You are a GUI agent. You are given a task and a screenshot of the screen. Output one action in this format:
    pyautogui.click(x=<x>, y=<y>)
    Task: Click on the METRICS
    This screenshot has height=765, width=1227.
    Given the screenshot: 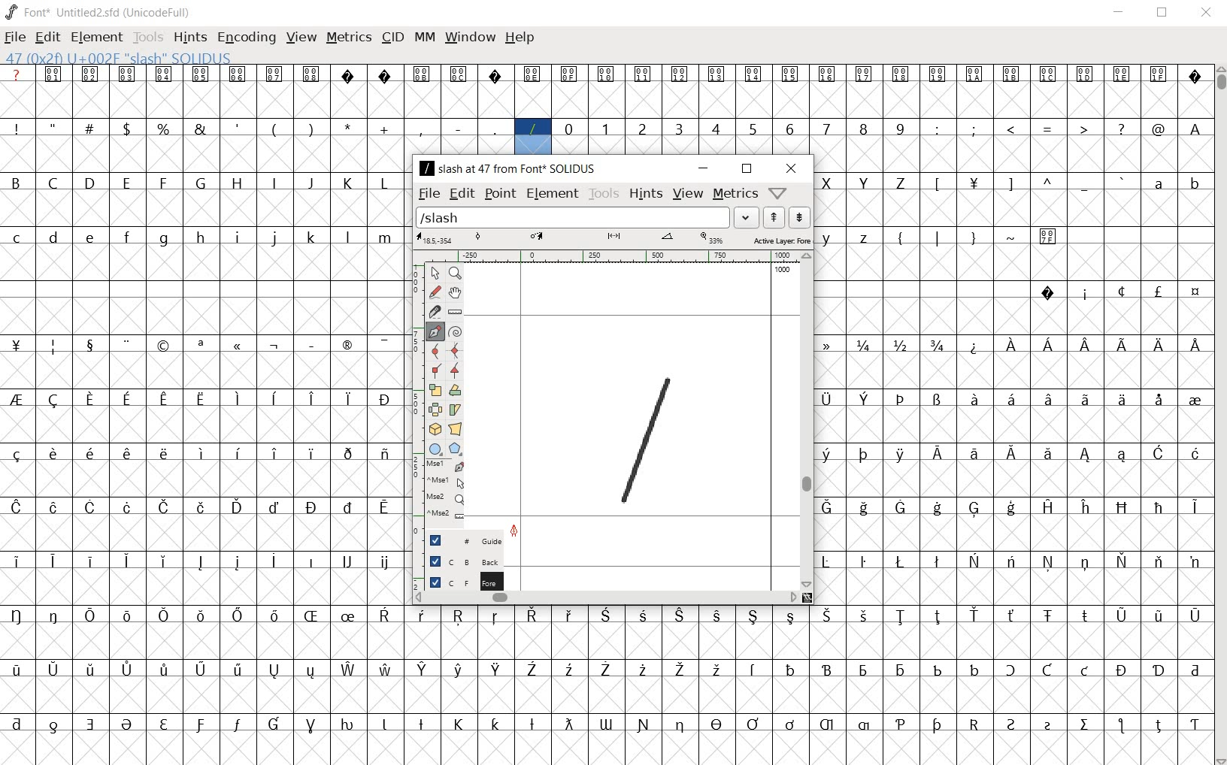 What is the action you would take?
    pyautogui.click(x=347, y=40)
    